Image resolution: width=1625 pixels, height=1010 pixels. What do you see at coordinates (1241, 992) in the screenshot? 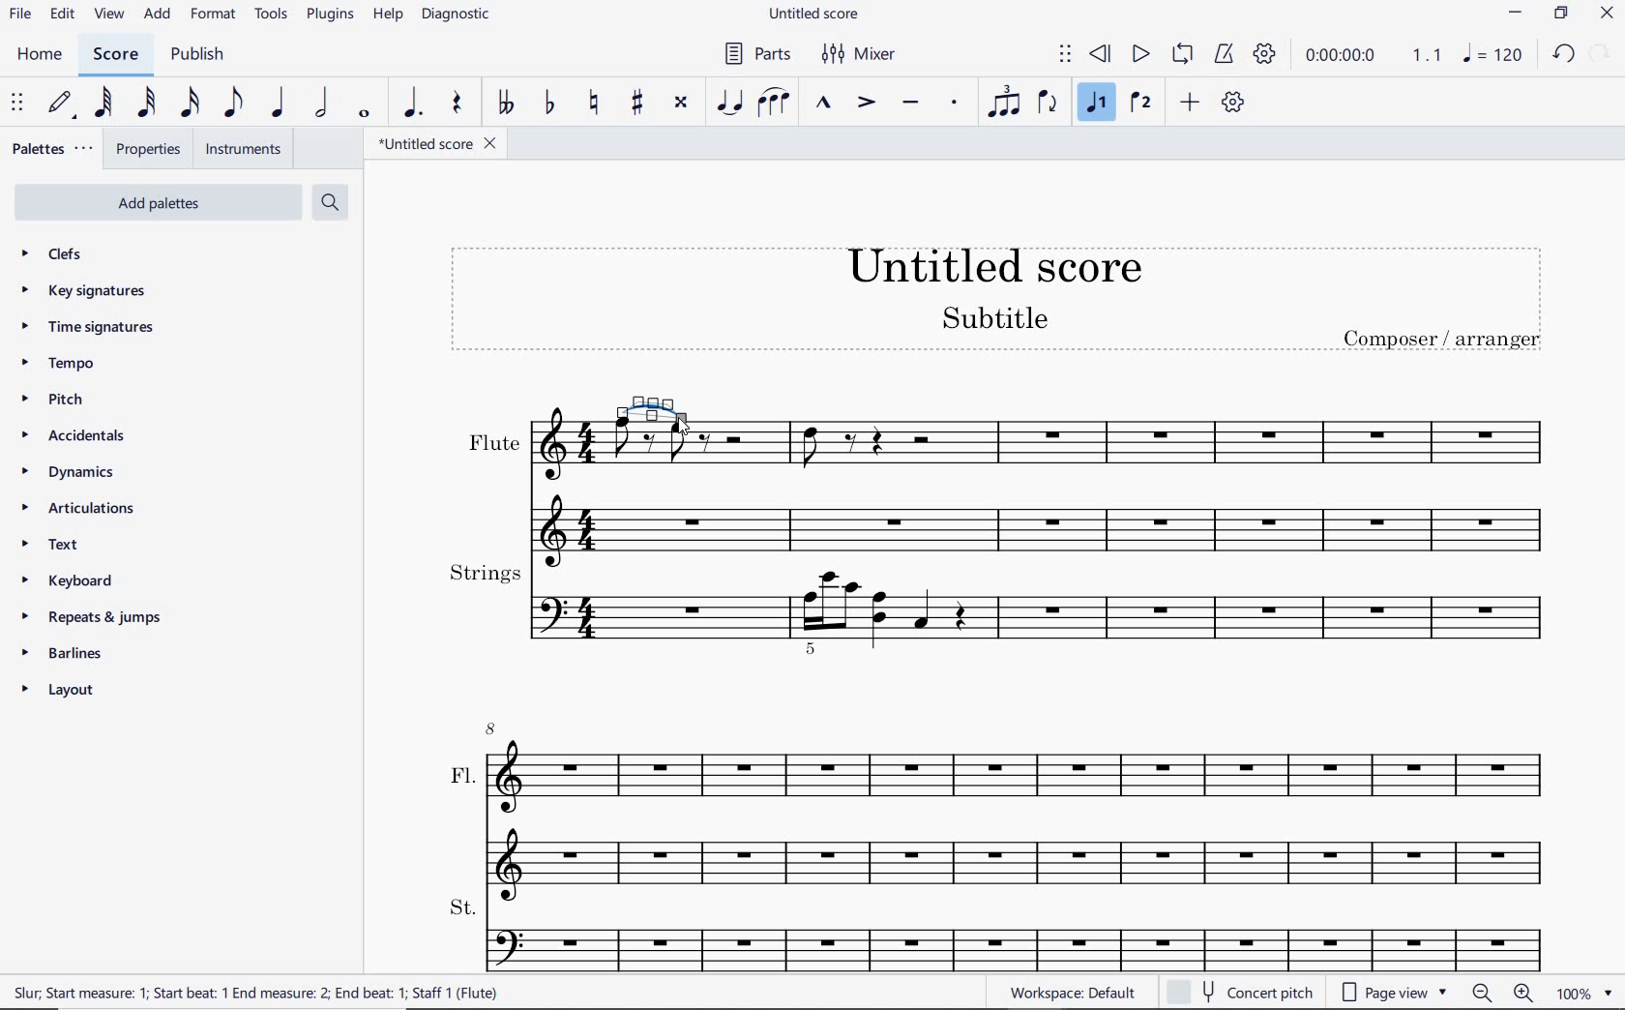
I see `concert pitch` at bounding box center [1241, 992].